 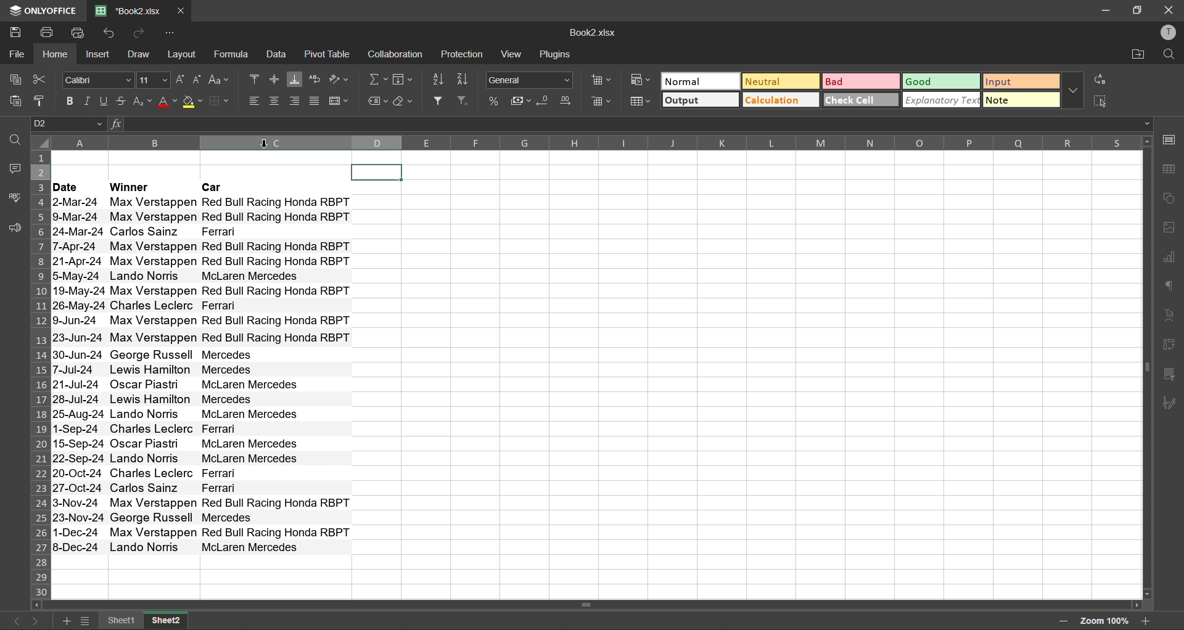 What do you see at coordinates (275, 101) in the screenshot?
I see `align center` at bounding box center [275, 101].